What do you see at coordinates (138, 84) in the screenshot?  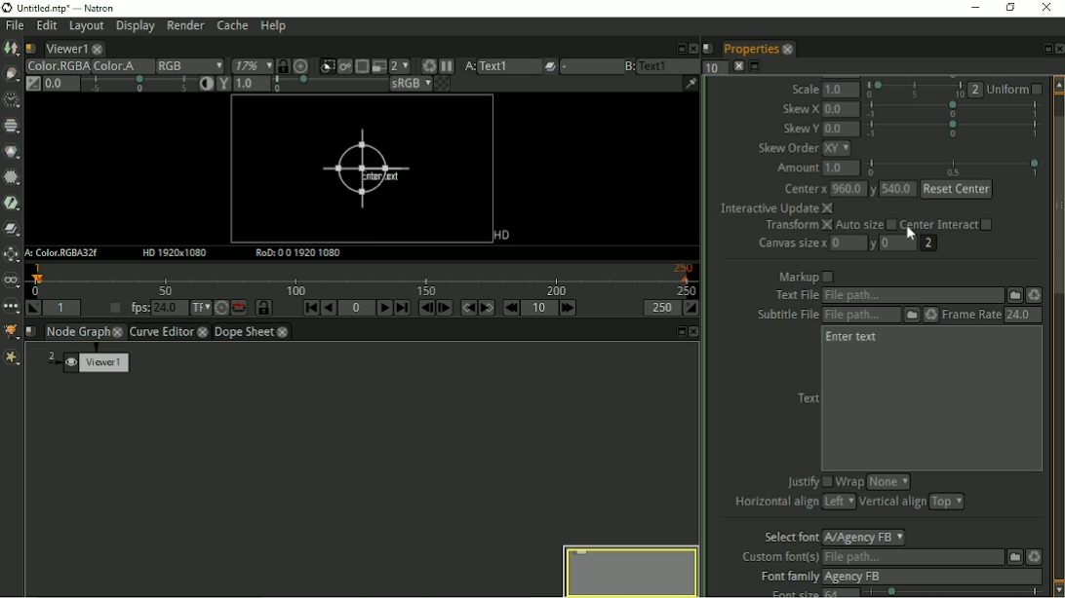 I see `selection bar` at bounding box center [138, 84].